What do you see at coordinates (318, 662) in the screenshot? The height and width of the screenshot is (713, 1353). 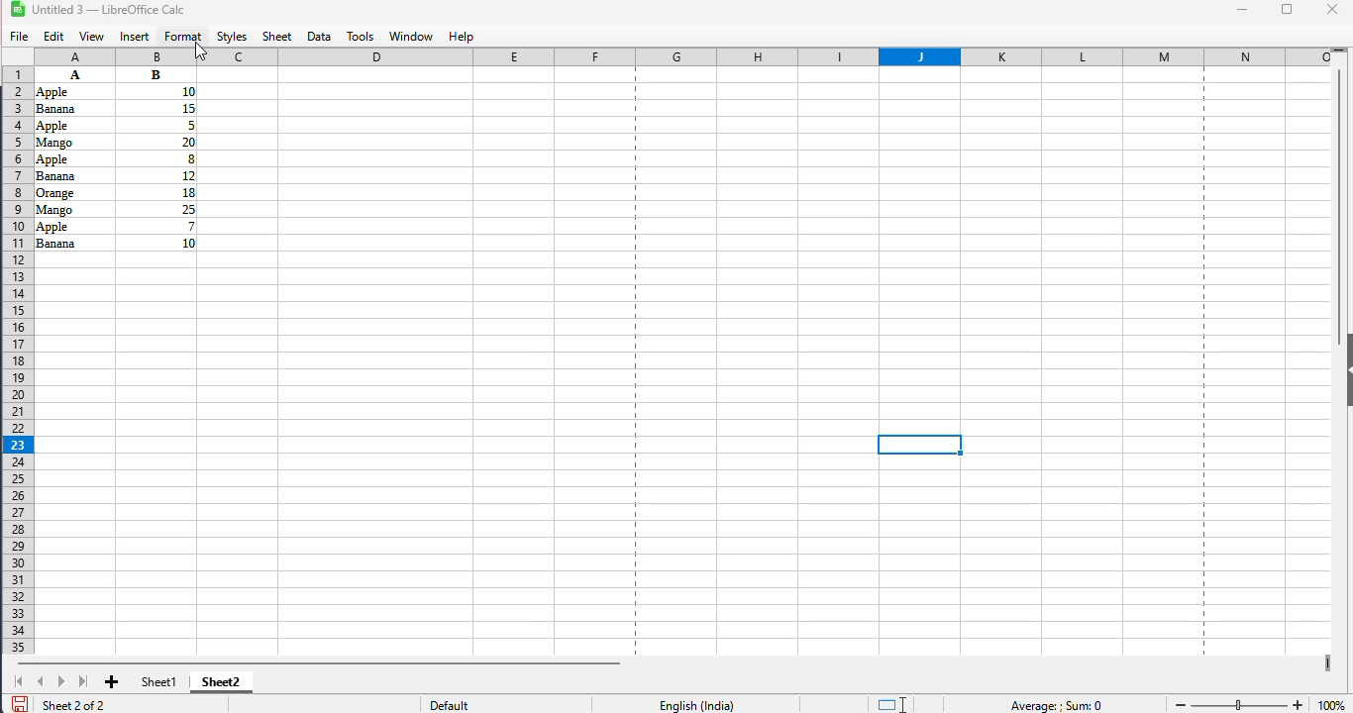 I see `horizontal scrollbar` at bounding box center [318, 662].